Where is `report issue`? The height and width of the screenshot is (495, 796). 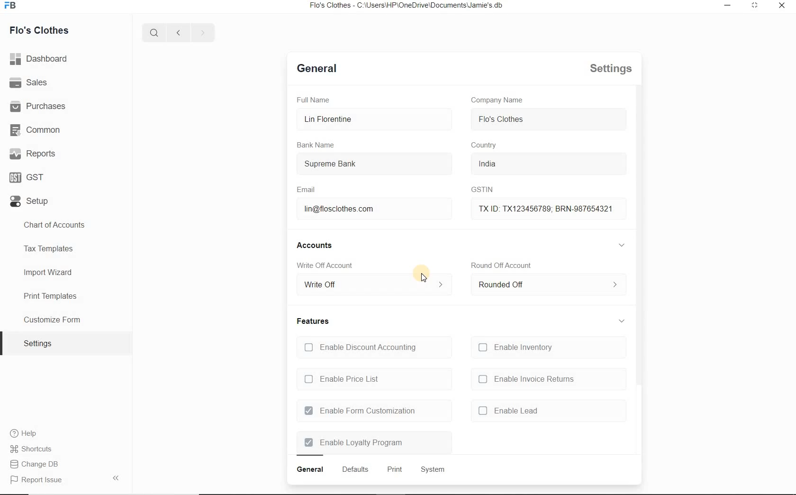
report issue is located at coordinates (41, 480).